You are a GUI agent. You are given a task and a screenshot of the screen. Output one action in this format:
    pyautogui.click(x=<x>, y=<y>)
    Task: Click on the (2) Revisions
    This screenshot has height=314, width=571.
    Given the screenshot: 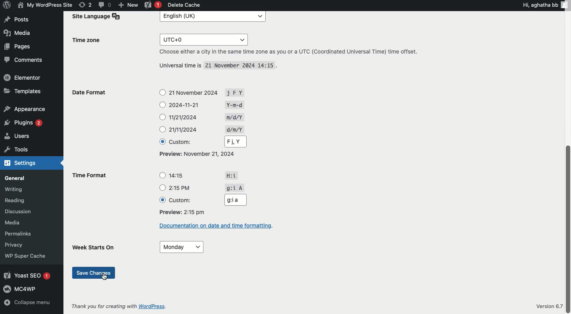 What is the action you would take?
    pyautogui.click(x=84, y=4)
    